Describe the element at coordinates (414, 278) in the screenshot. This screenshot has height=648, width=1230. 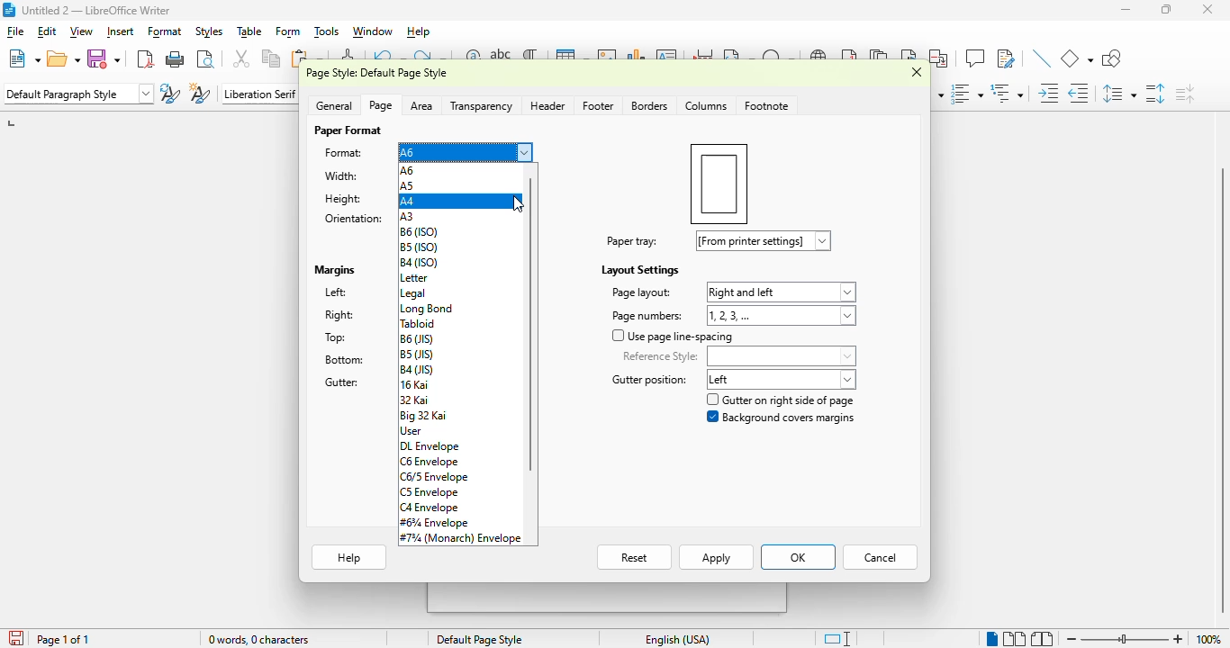
I see `Letter` at that location.